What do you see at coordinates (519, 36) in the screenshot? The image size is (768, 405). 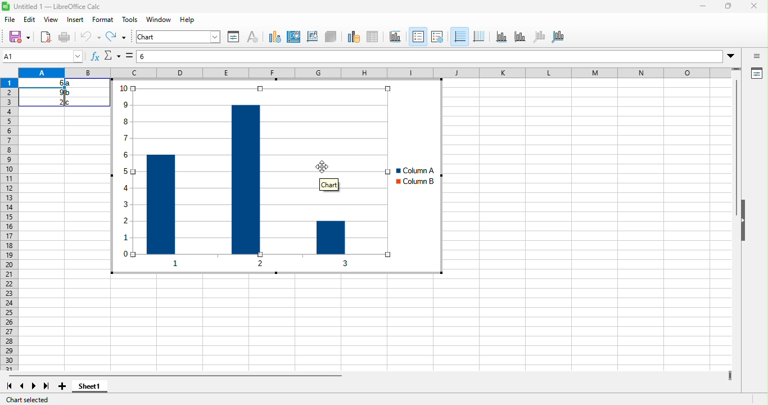 I see `y axis` at bounding box center [519, 36].